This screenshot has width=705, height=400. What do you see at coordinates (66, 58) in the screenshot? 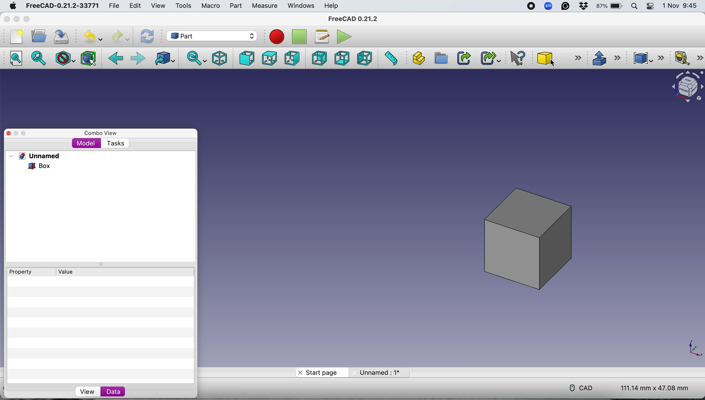
I see `Draw style` at bounding box center [66, 58].